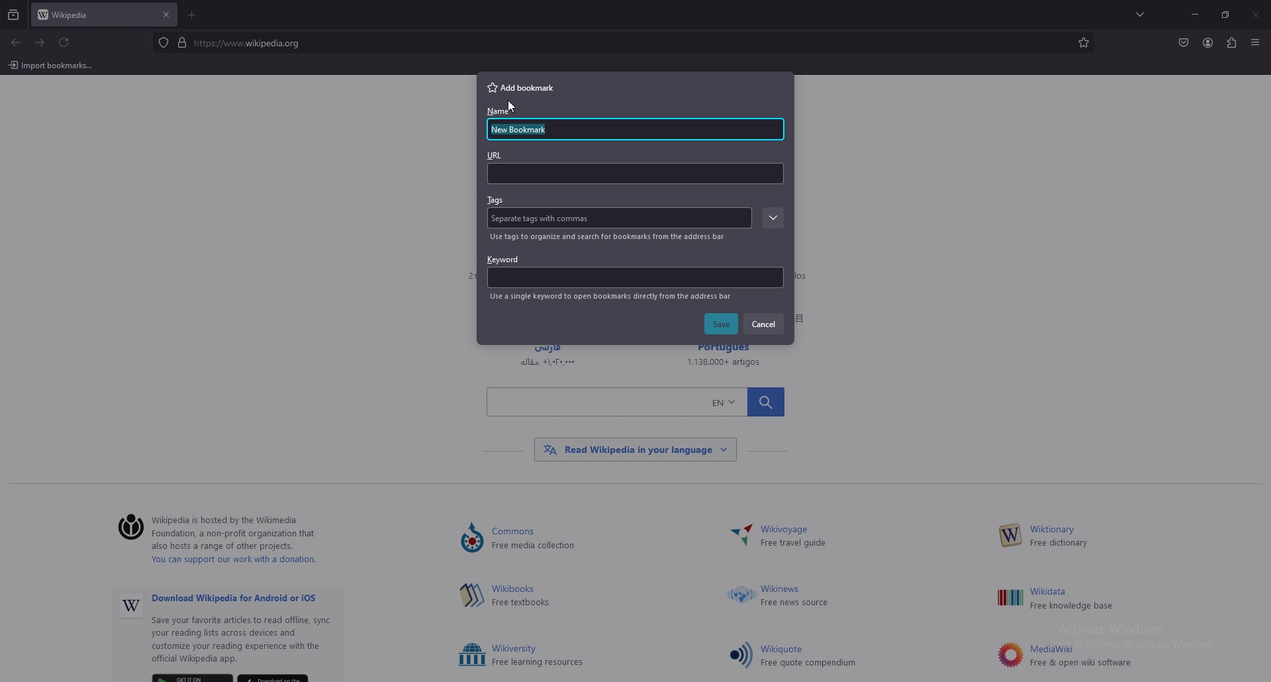  What do you see at coordinates (496, 201) in the screenshot?
I see `tags` at bounding box center [496, 201].